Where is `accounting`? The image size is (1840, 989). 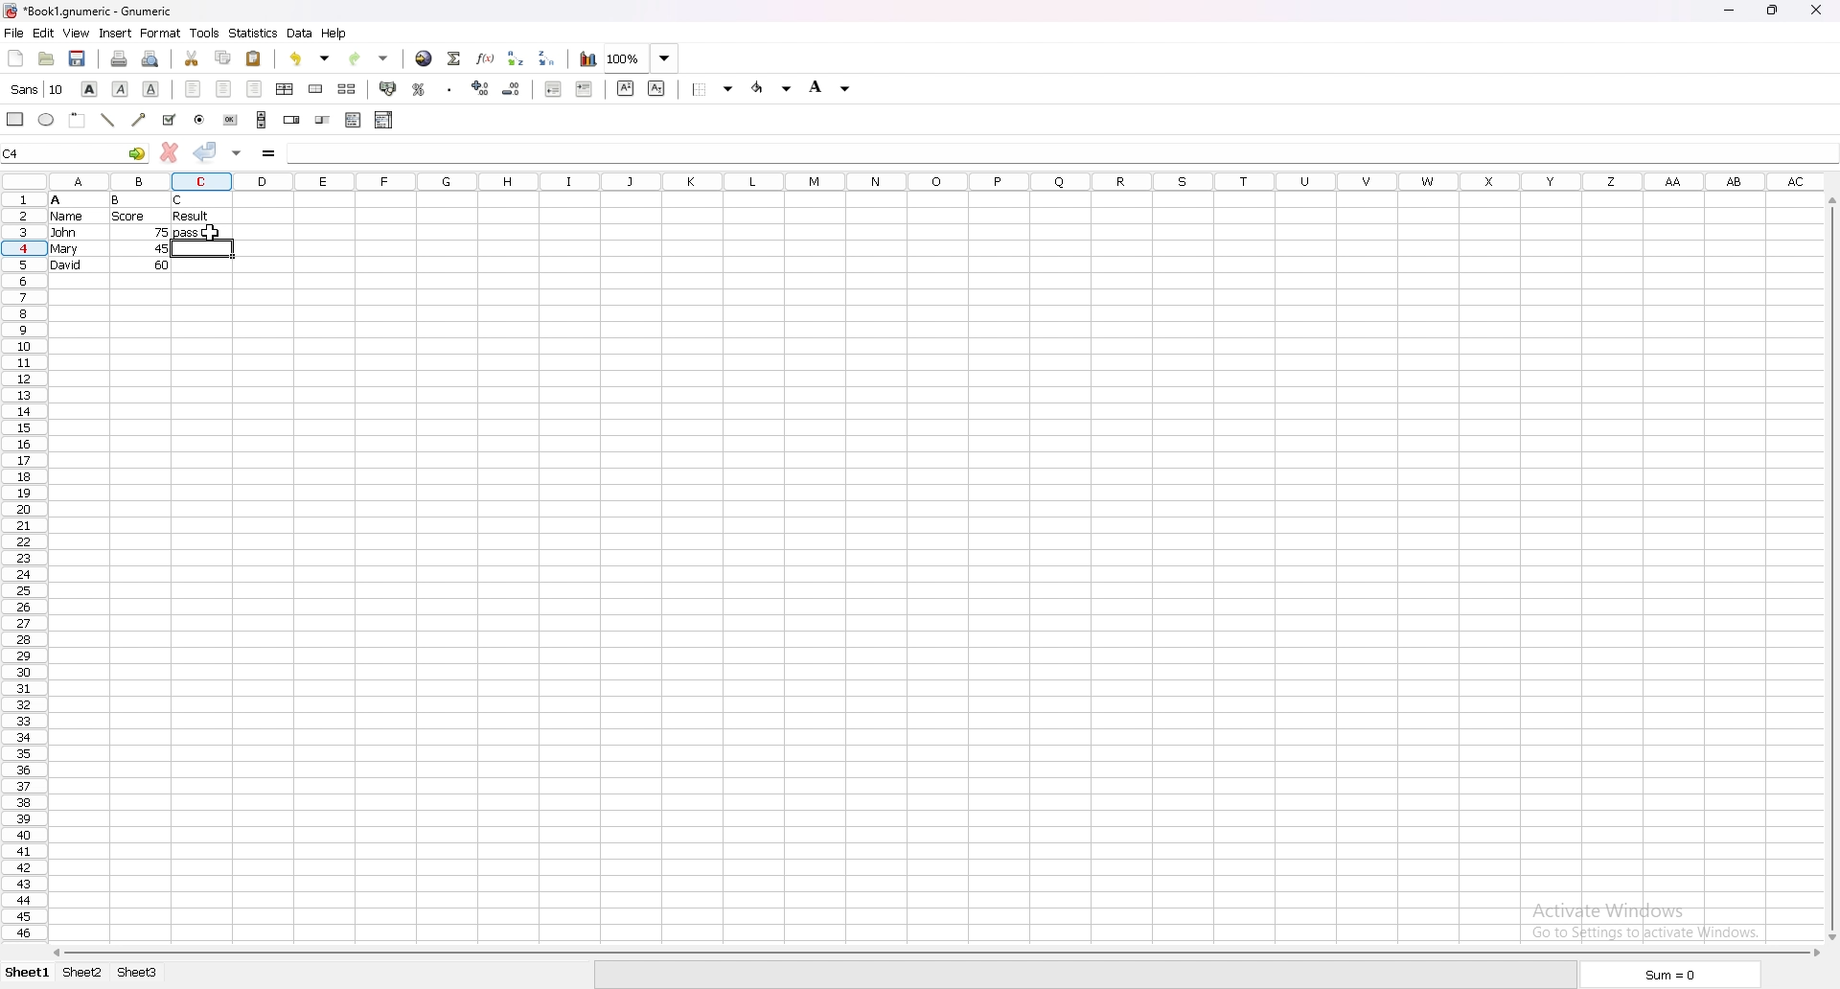 accounting is located at coordinates (388, 89).